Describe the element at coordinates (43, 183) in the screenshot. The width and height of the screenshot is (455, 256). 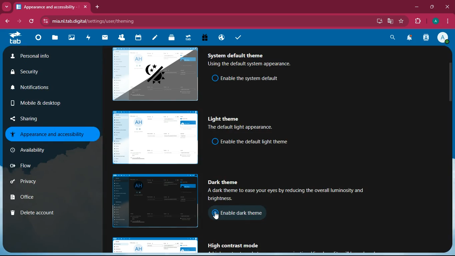
I see `privacy` at that location.